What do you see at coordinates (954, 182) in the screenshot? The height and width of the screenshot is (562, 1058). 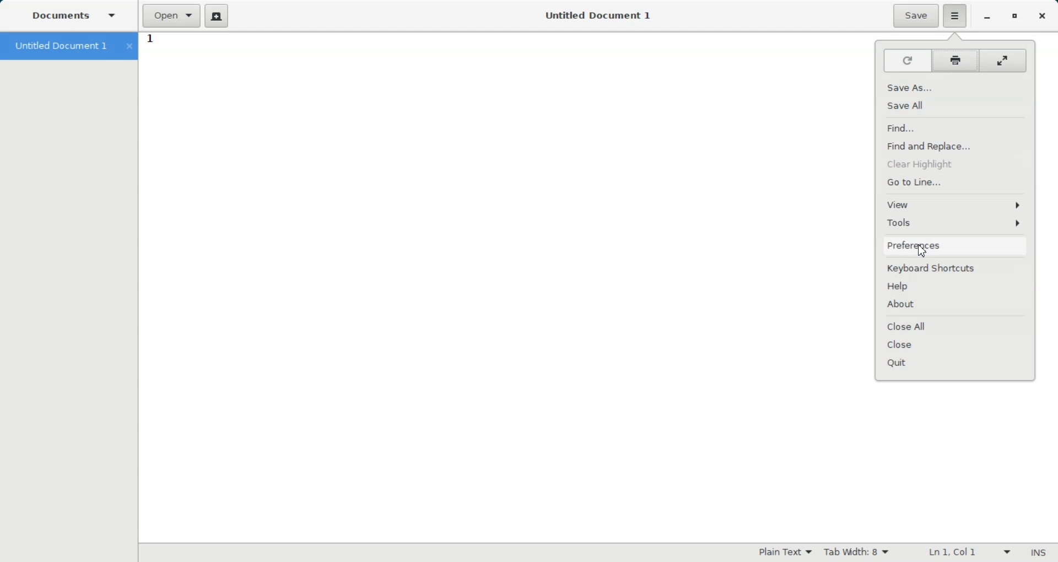 I see `Go to Line` at bounding box center [954, 182].